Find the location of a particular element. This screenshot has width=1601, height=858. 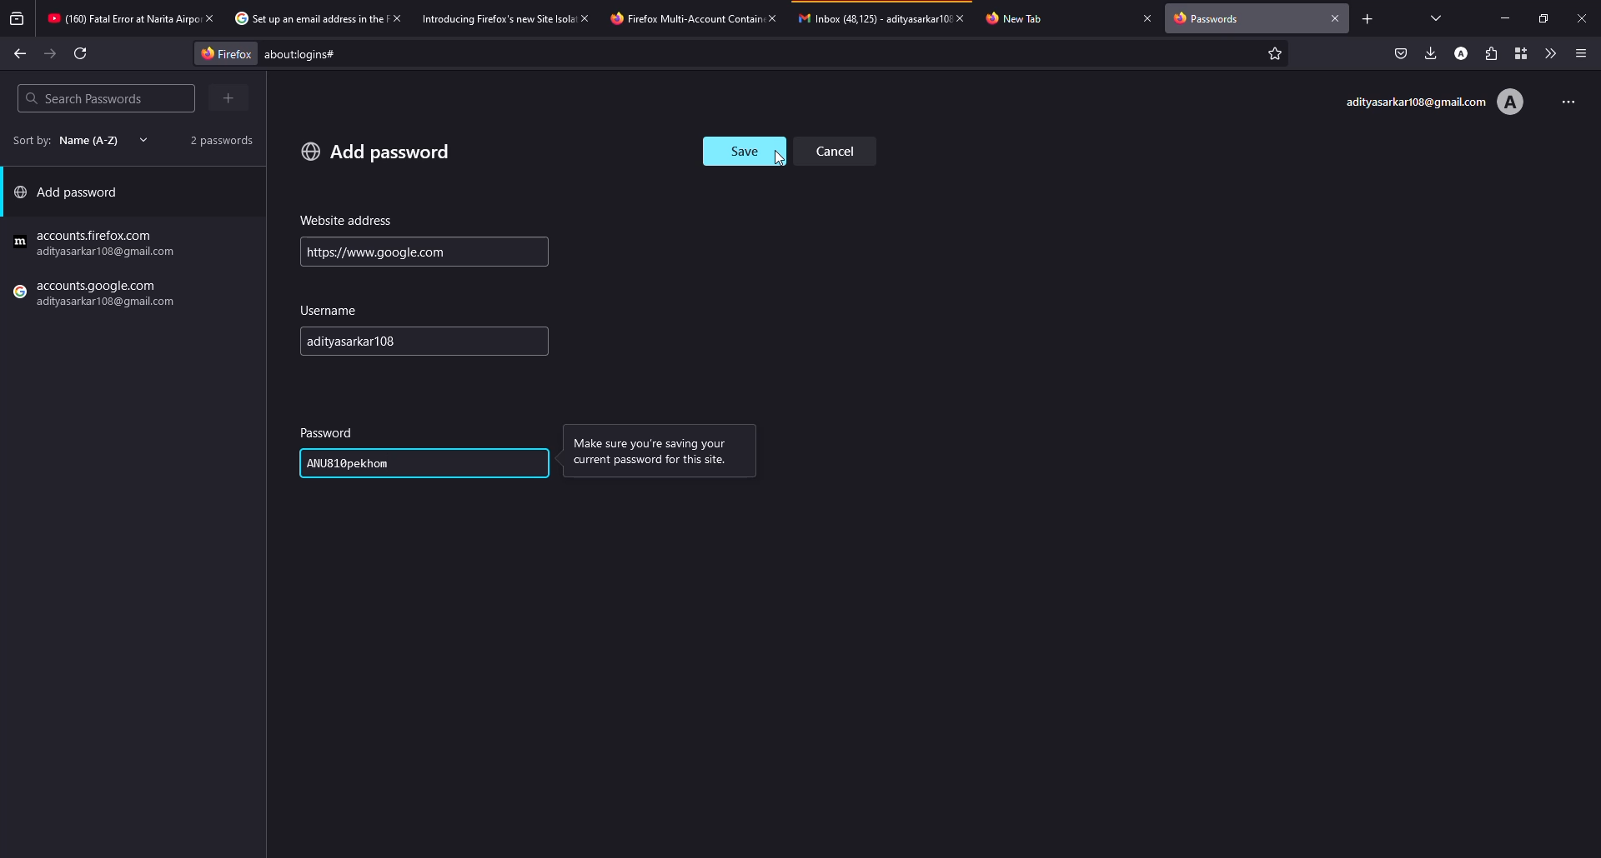

maximize is located at coordinates (1539, 18).